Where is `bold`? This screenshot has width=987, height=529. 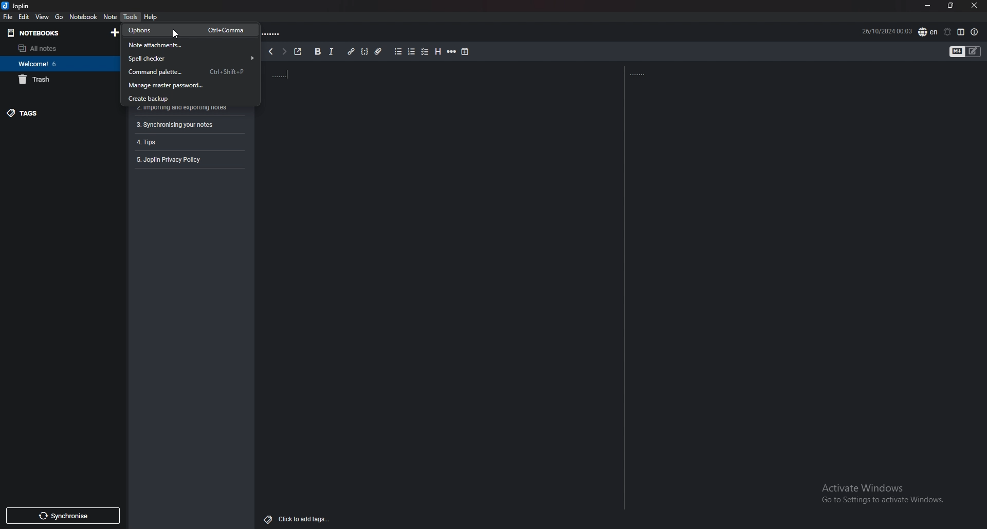 bold is located at coordinates (317, 51).